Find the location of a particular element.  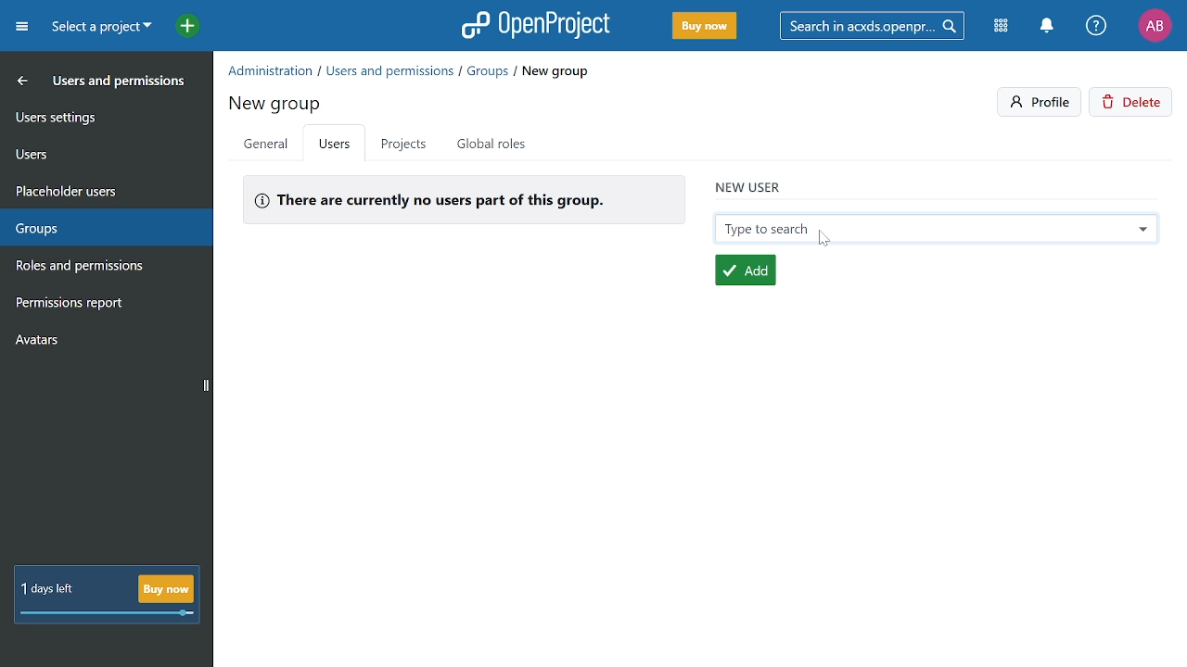

Projects is located at coordinates (402, 144).